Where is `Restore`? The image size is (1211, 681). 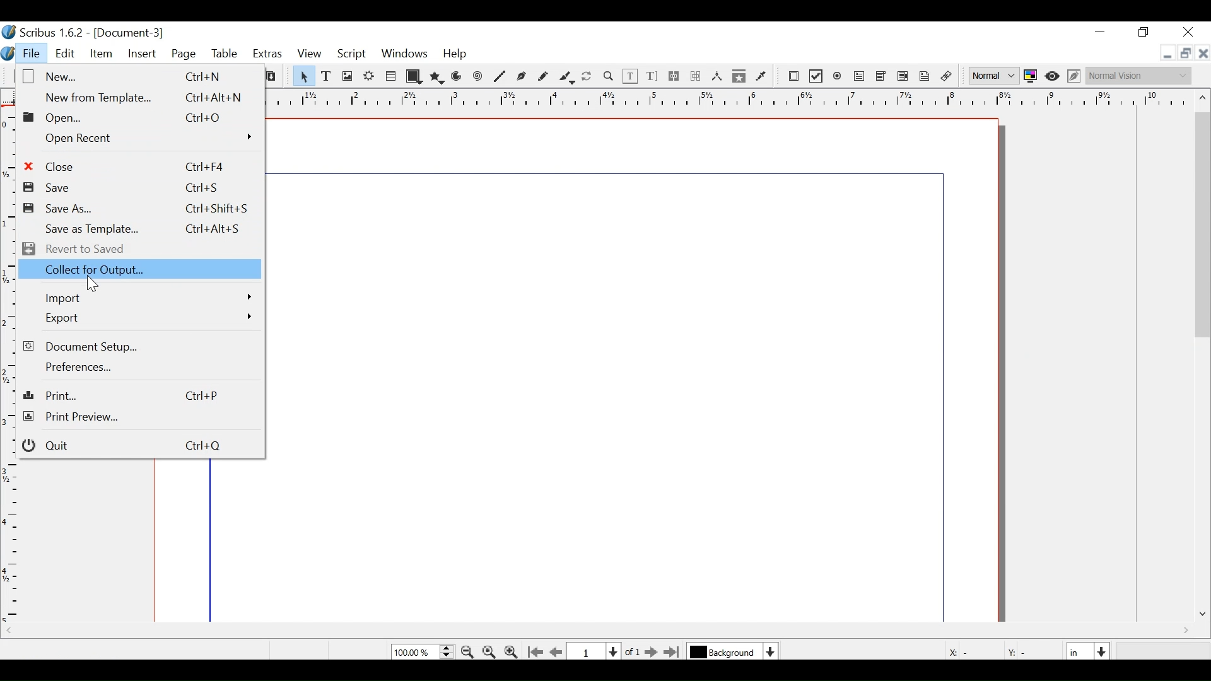
Restore is located at coordinates (1184, 54).